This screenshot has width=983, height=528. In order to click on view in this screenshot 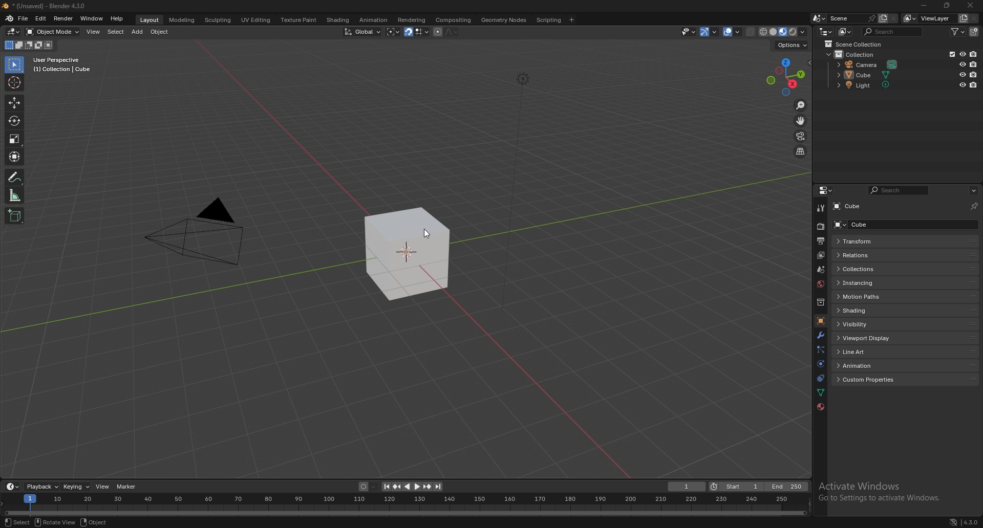, I will do `click(103, 487)`.